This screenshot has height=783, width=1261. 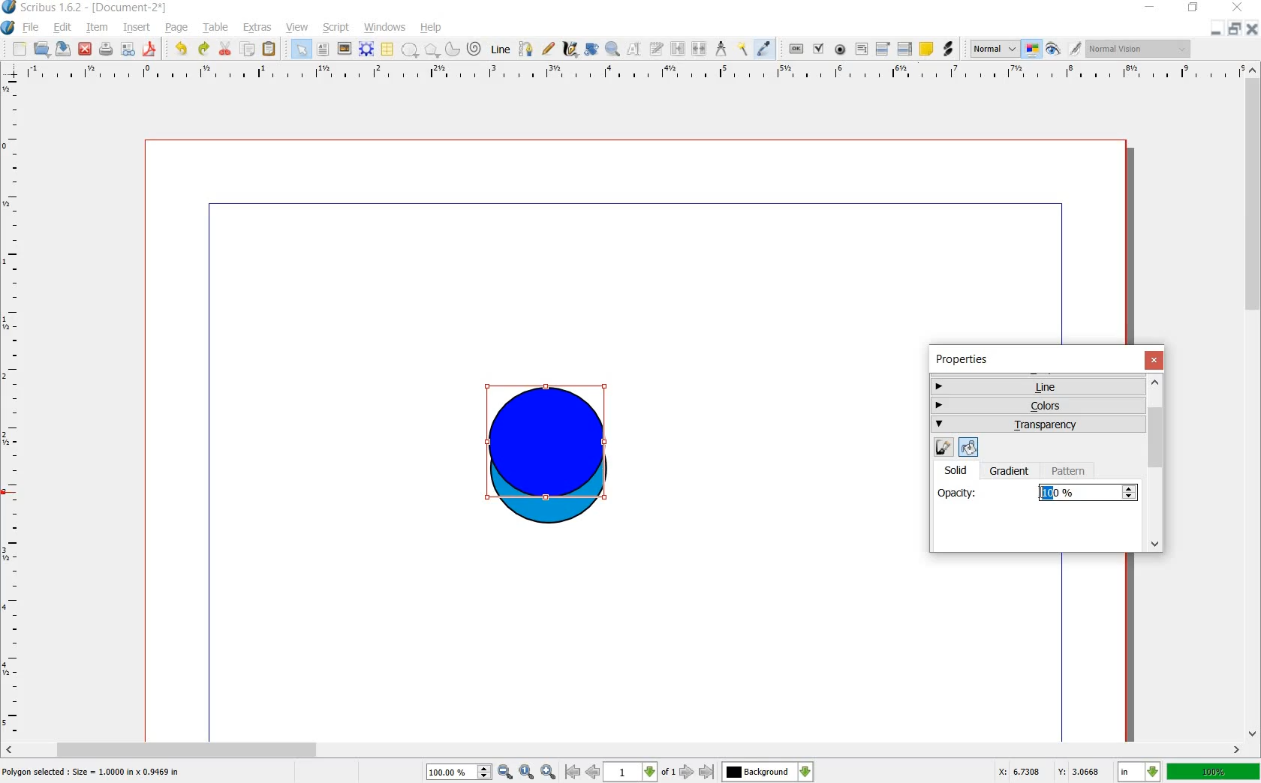 I want to click on edit fill color properties, so click(x=967, y=446).